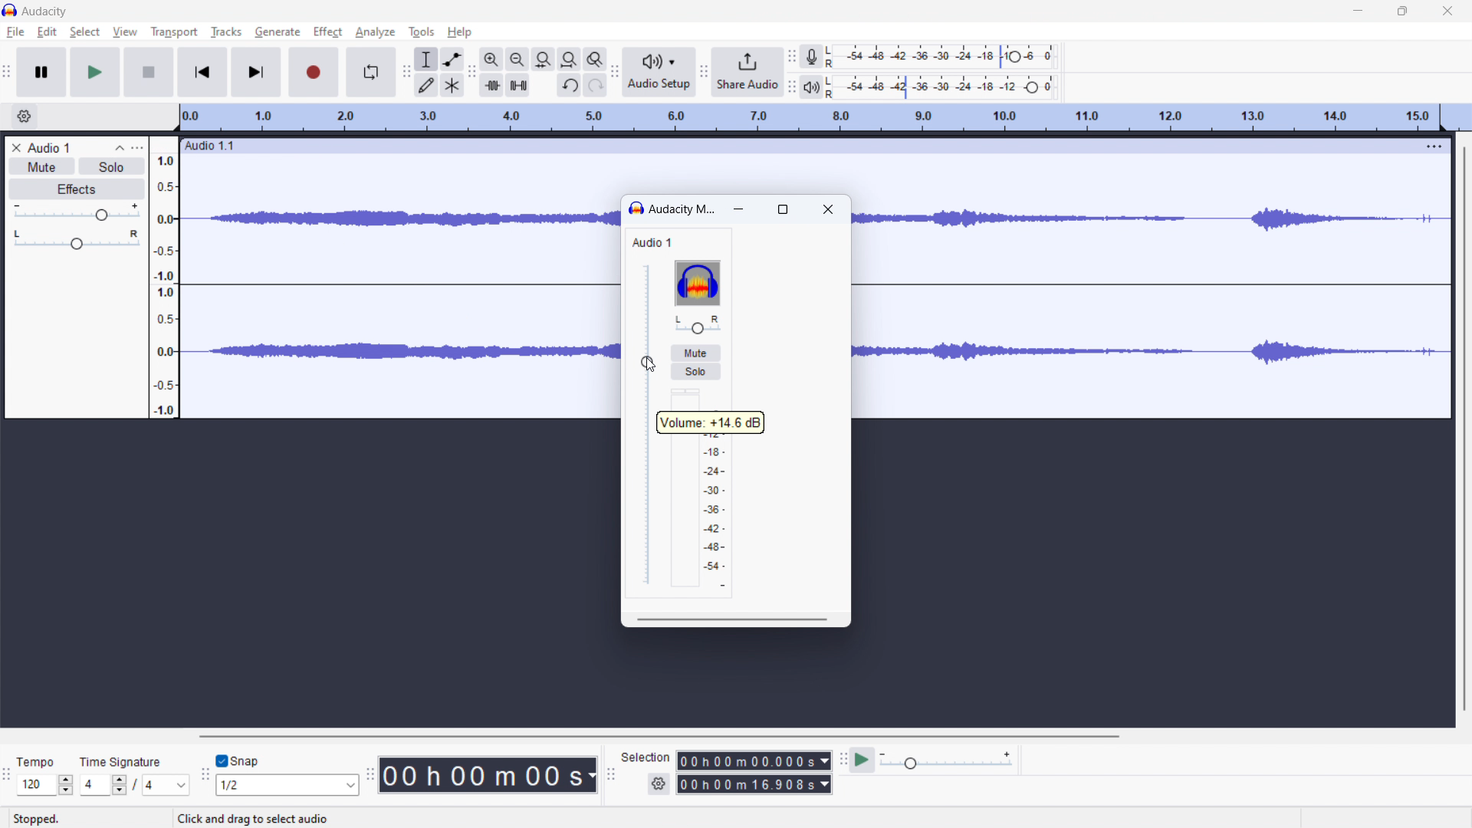 This screenshot has width=1472, height=828. What do you see at coordinates (809, 118) in the screenshot?
I see `timeline` at bounding box center [809, 118].